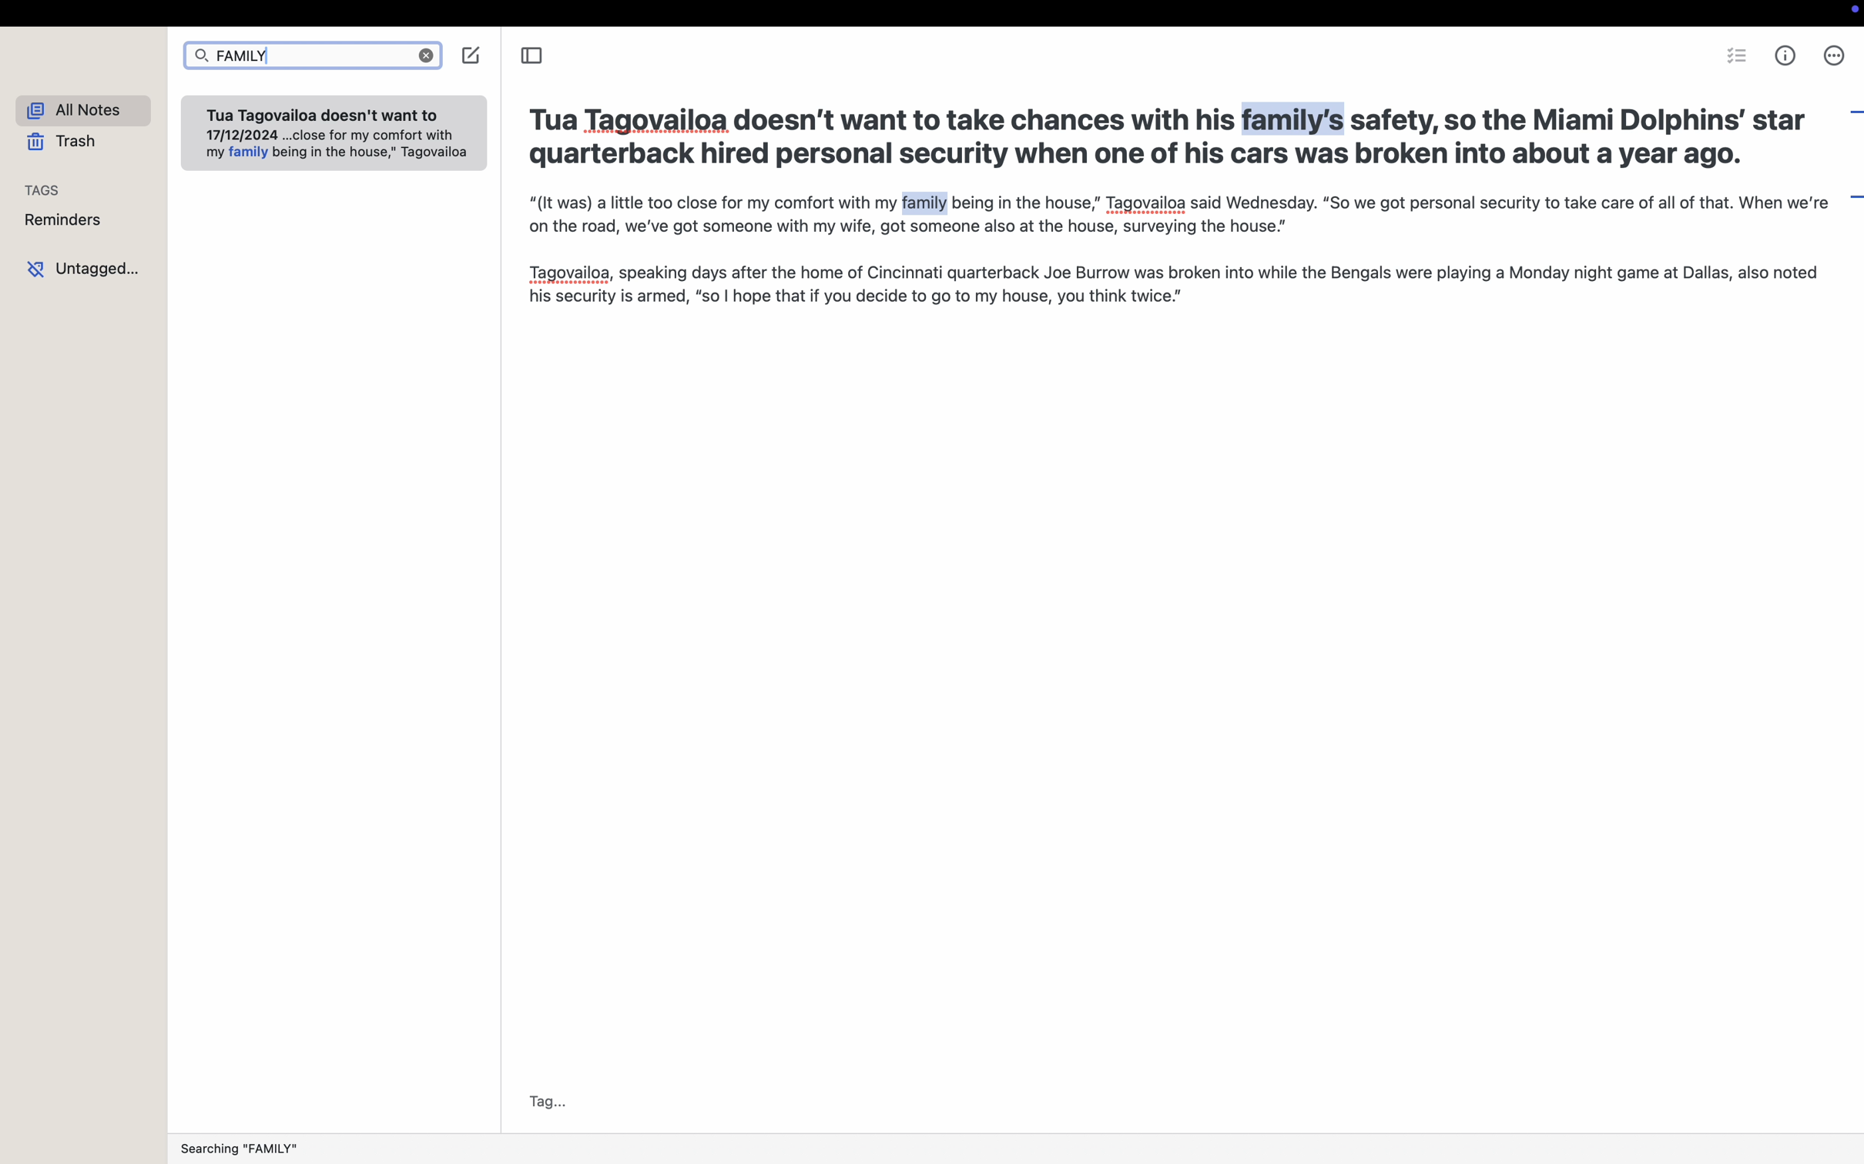 The width and height of the screenshot is (1864, 1164). What do you see at coordinates (246, 1146) in the screenshot?
I see `searching family` at bounding box center [246, 1146].